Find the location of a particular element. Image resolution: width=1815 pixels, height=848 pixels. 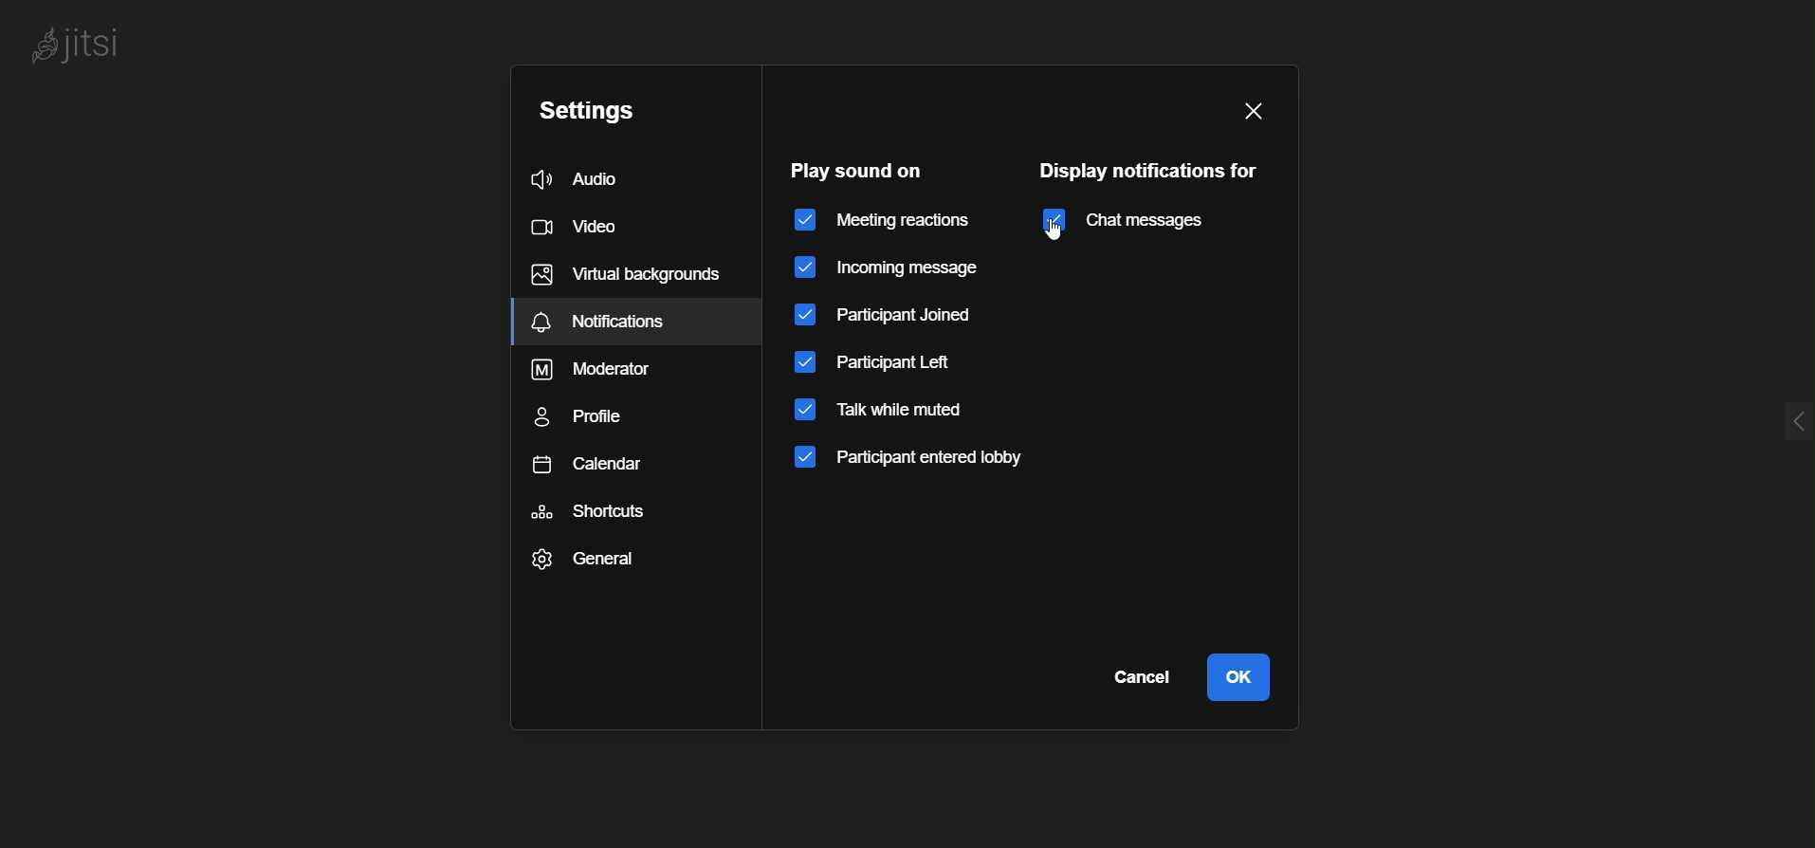

general is located at coordinates (590, 559).